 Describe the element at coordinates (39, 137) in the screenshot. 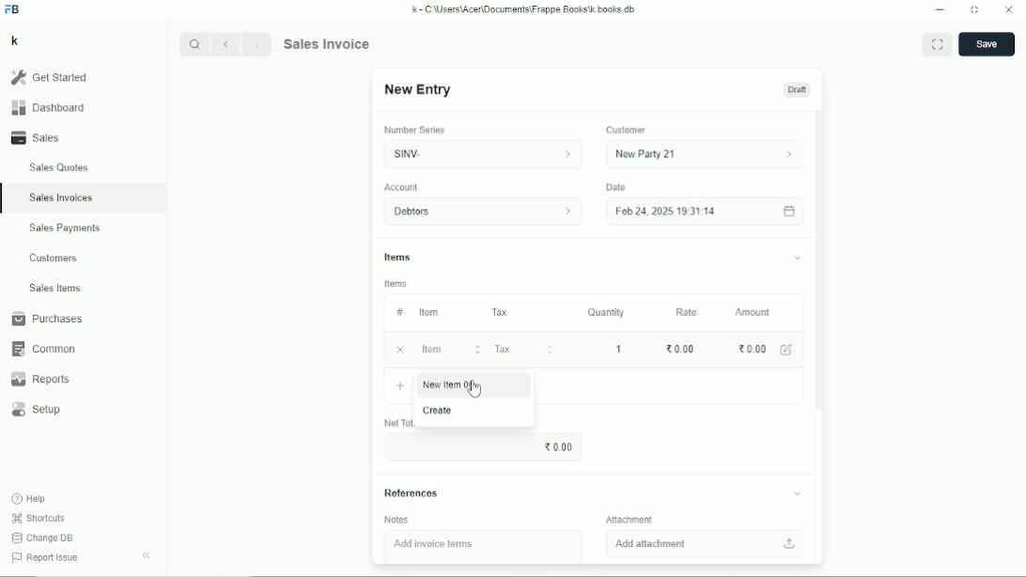

I see `Sales` at that location.